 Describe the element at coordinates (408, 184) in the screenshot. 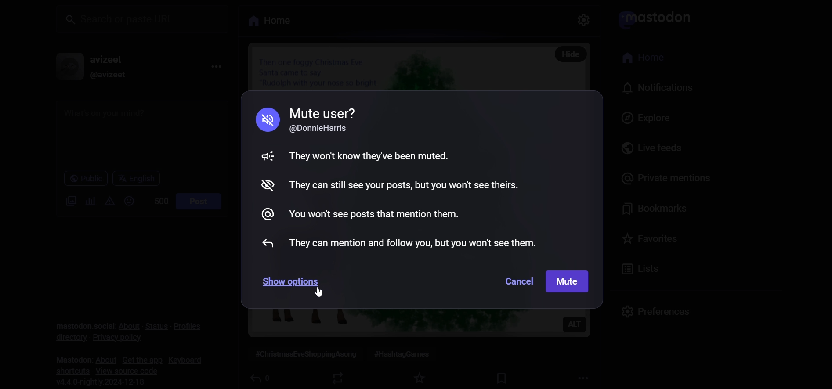

I see `They can still see your posts, but you won't see theirs.` at that location.